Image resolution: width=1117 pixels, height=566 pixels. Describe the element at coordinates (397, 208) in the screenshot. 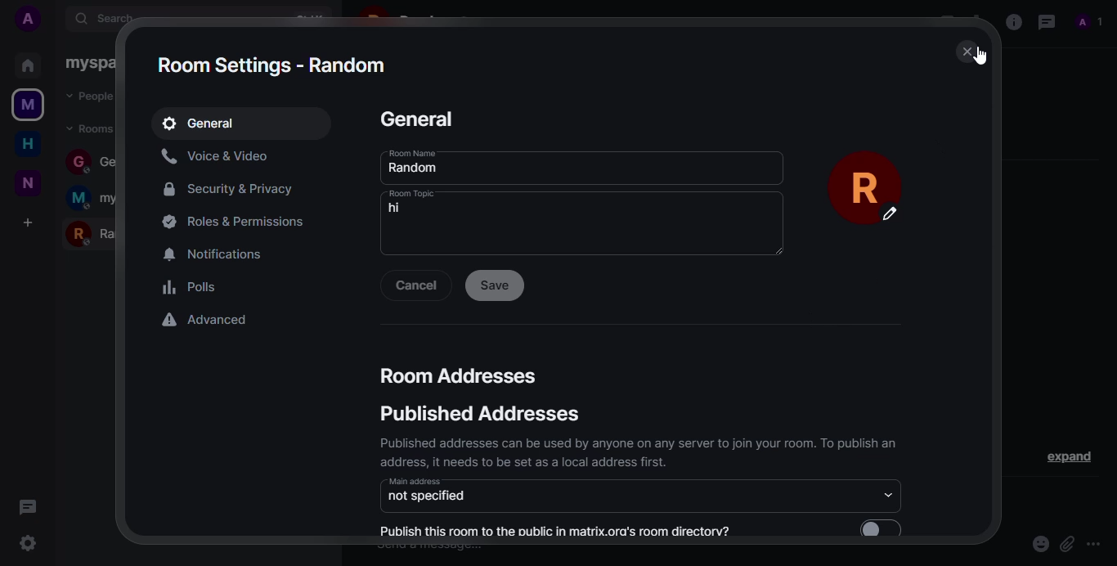

I see `hi` at that location.